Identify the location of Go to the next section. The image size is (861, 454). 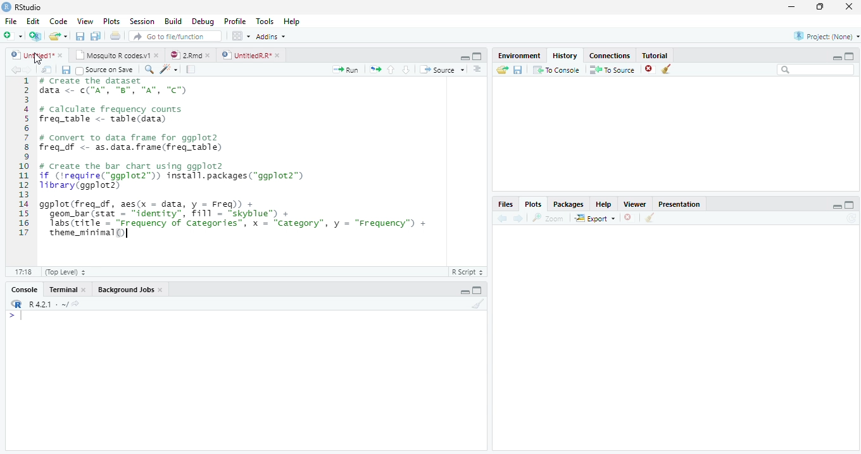
(406, 70).